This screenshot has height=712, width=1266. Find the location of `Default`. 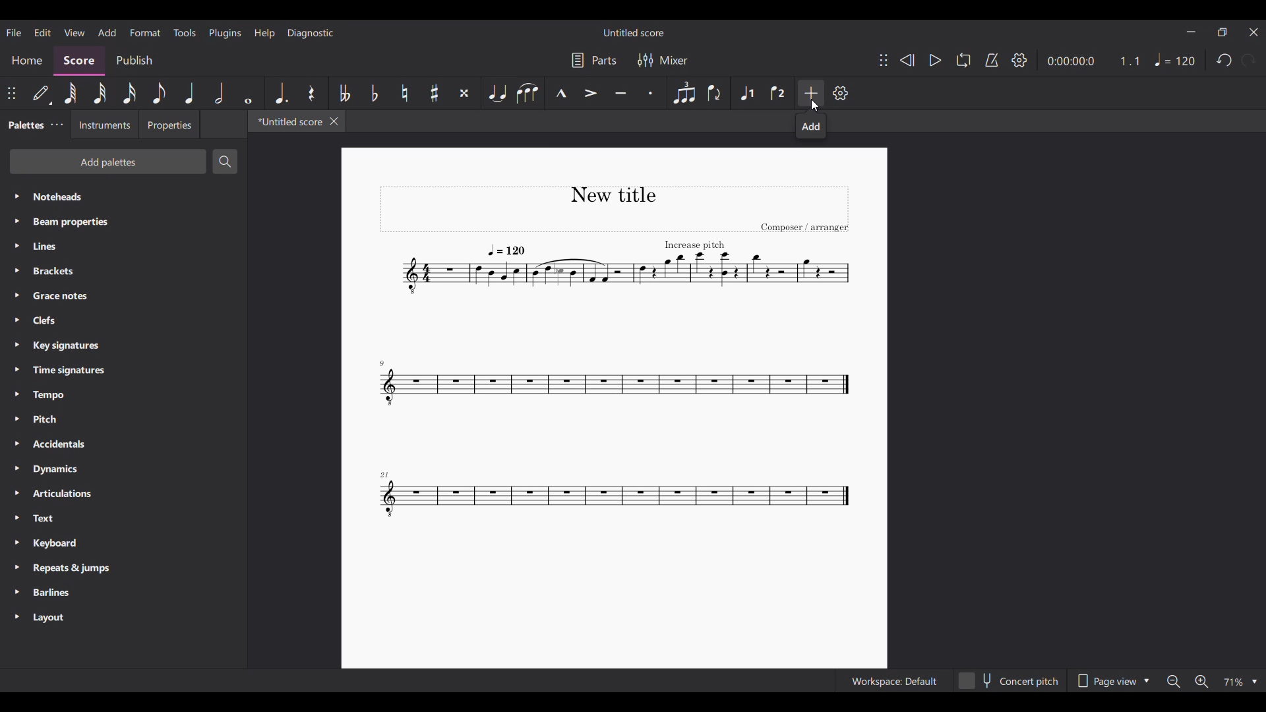

Default is located at coordinates (41, 93).